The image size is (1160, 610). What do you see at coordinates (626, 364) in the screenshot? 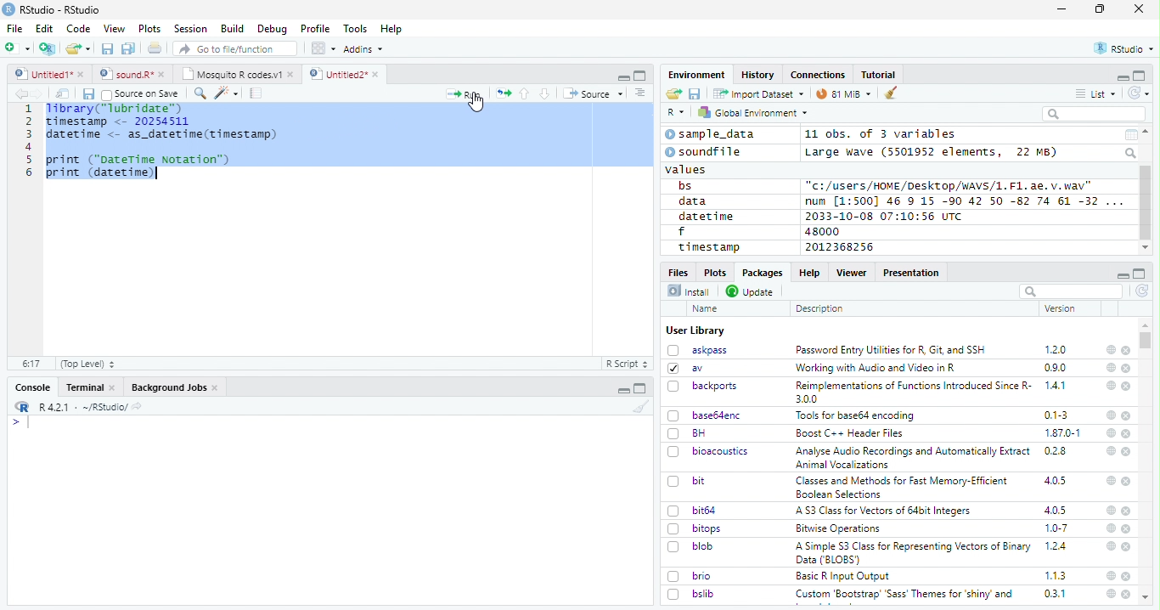
I see `R Script` at bounding box center [626, 364].